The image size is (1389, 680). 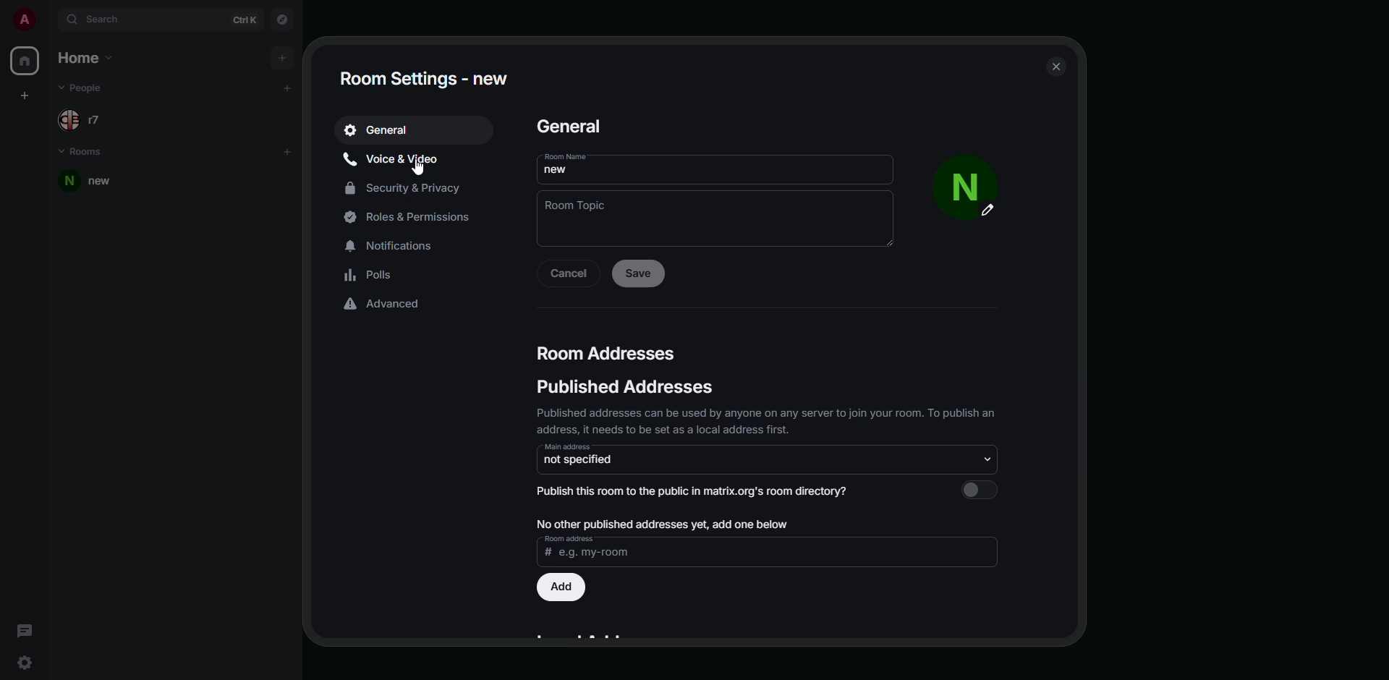 I want to click on polls, so click(x=372, y=275).